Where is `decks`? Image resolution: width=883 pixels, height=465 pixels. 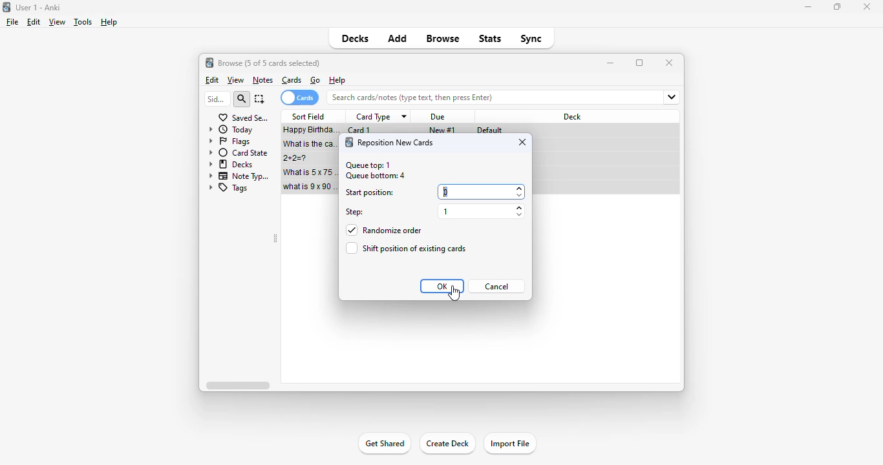
decks is located at coordinates (231, 164).